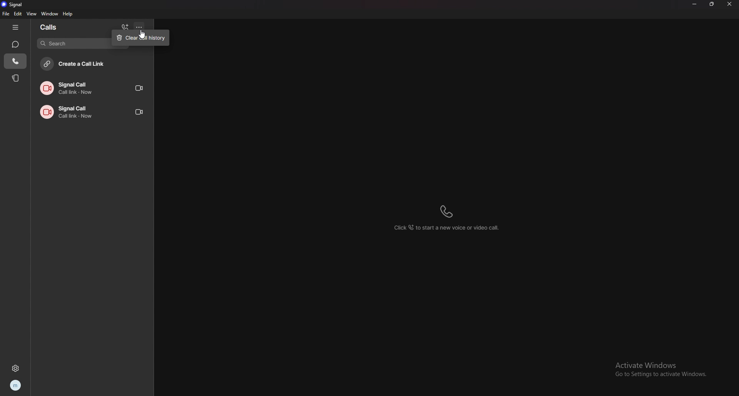 This screenshot has width=739, height=396. I want to click on clear call history, so click(141, 38).